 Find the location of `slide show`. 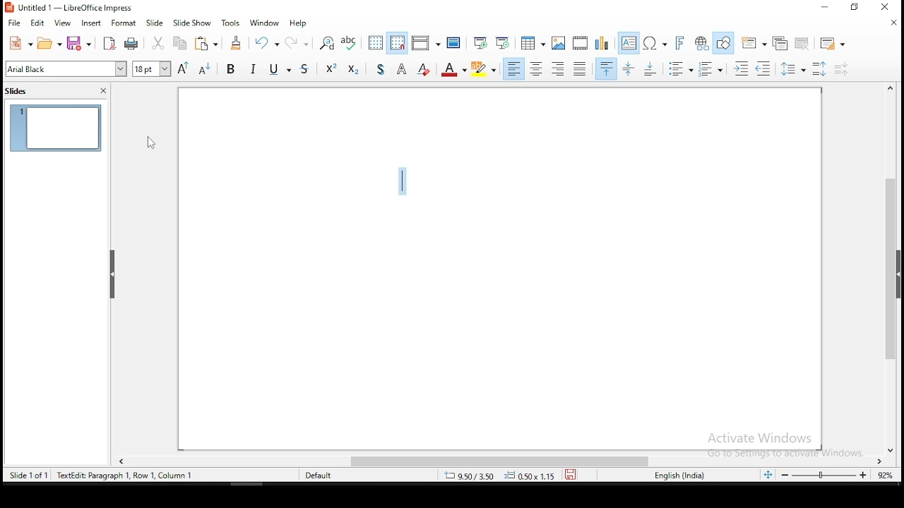

slide show is located at coordinates (191, 23).